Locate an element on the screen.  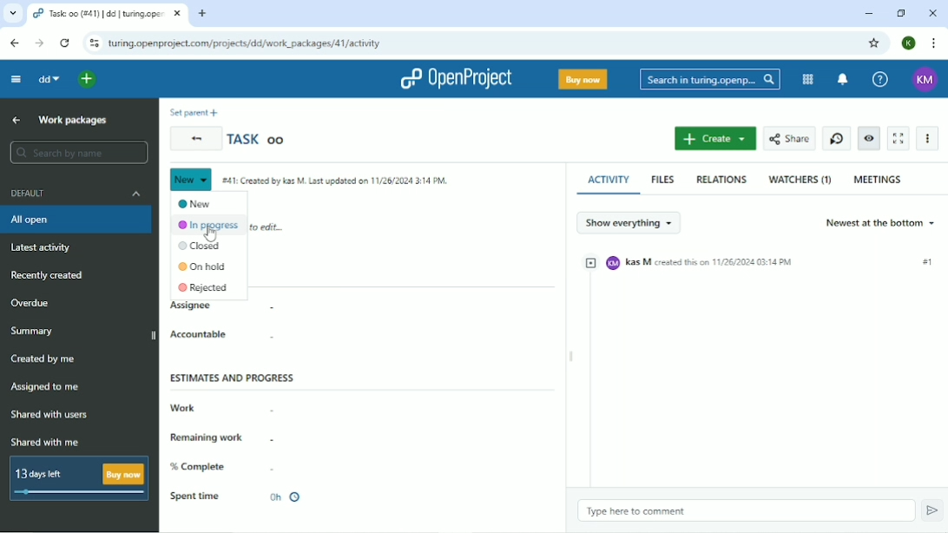
Collapse project menu is located at coordinates (15, 79).